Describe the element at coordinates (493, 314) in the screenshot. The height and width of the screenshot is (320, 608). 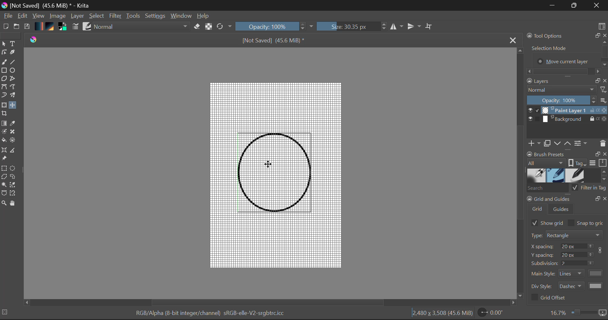
I see `Page Rotation` at that location.